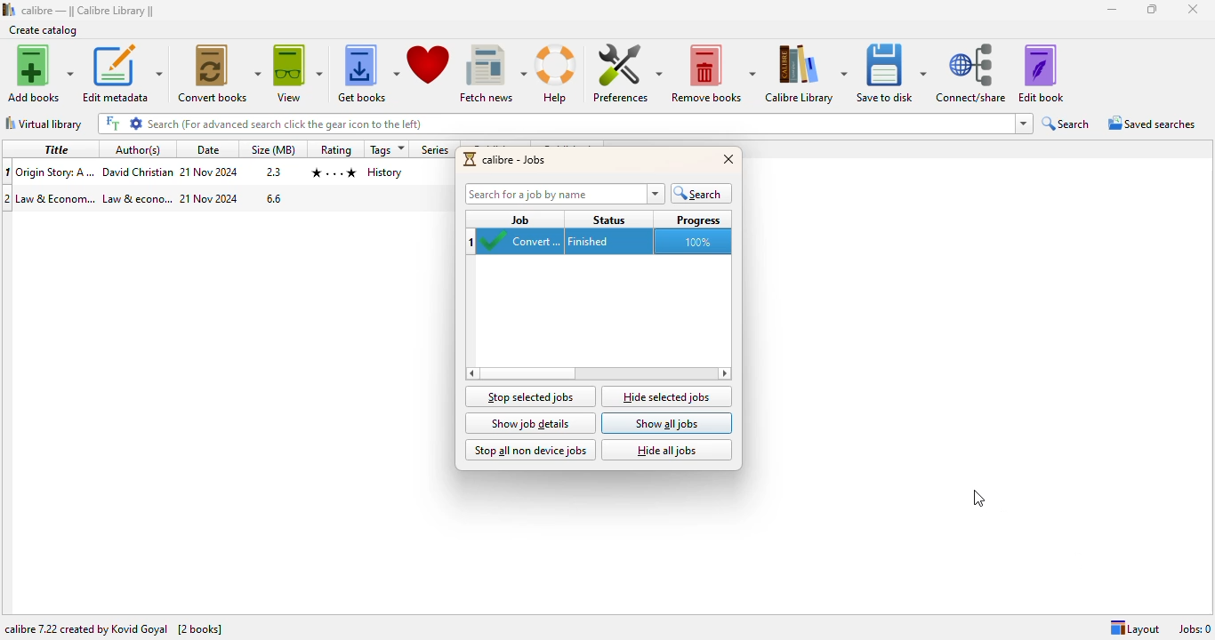 The image size is (1215, 640). What do you see at coordinates (667, 451) in the screenshot?
I see `hide all jobs` at bounding box center [667, 451].